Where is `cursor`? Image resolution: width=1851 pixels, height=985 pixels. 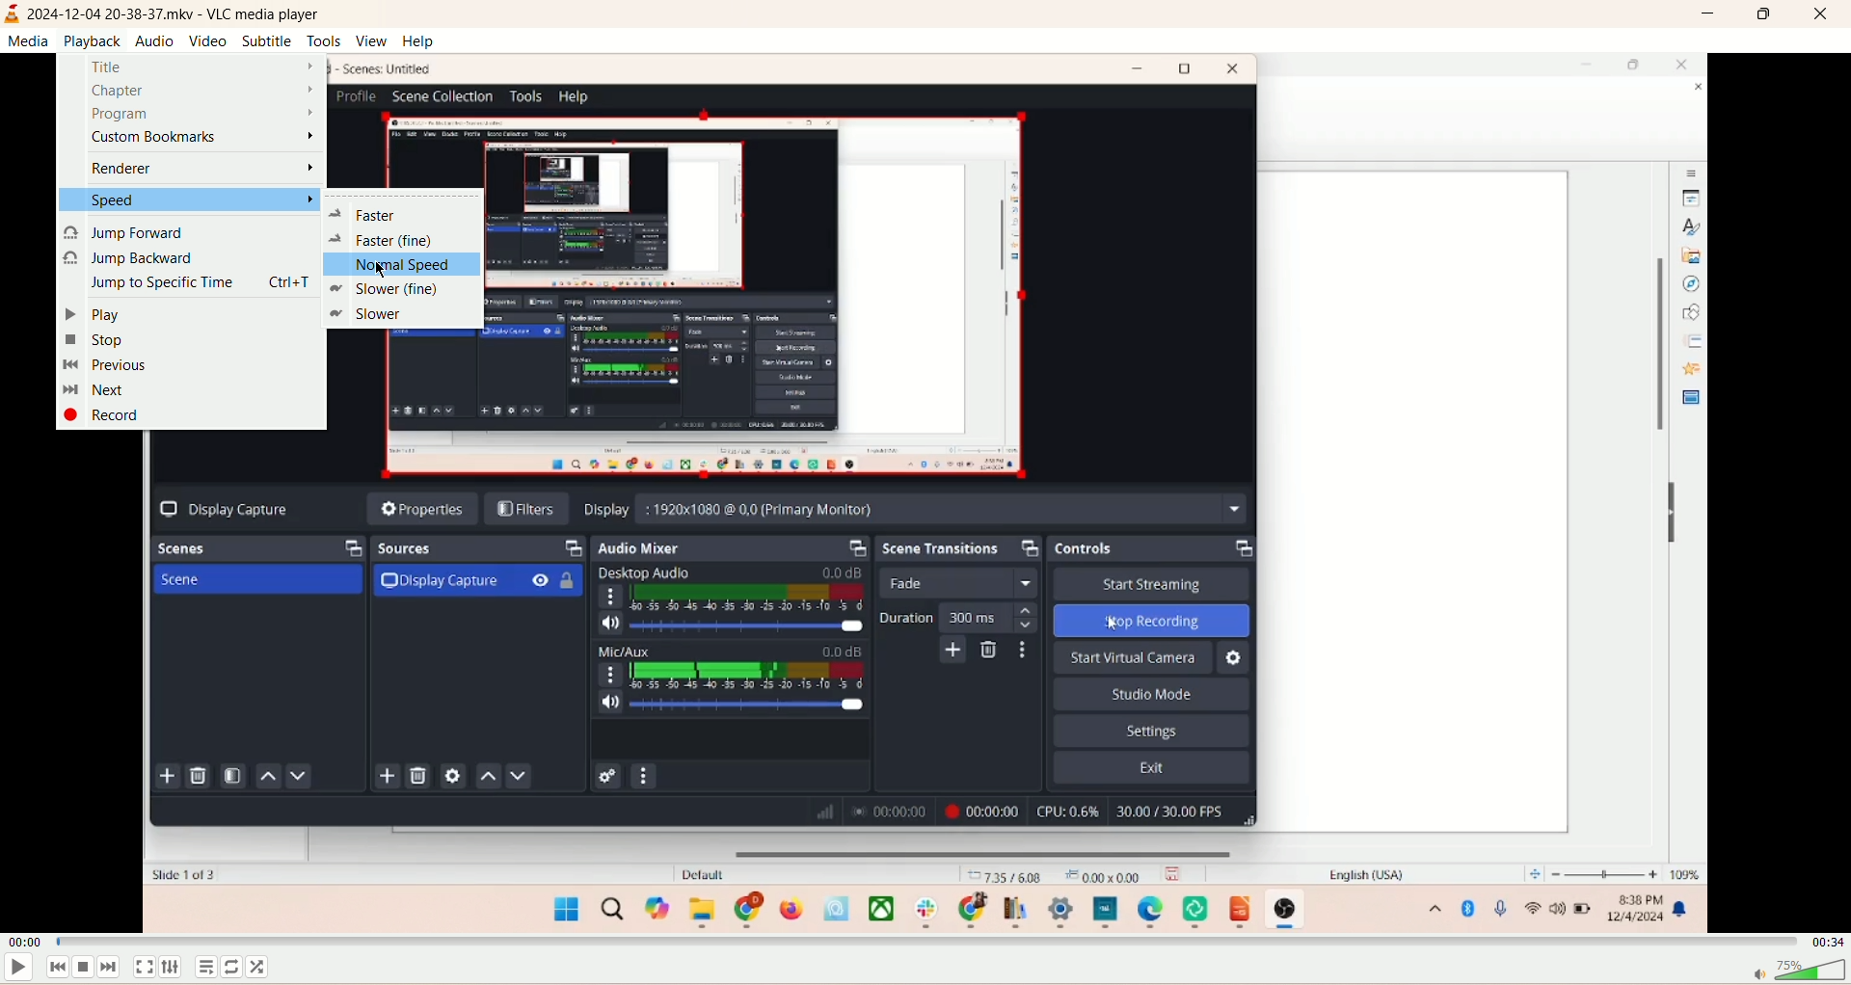
cursor is located at coordinates (379, 266).